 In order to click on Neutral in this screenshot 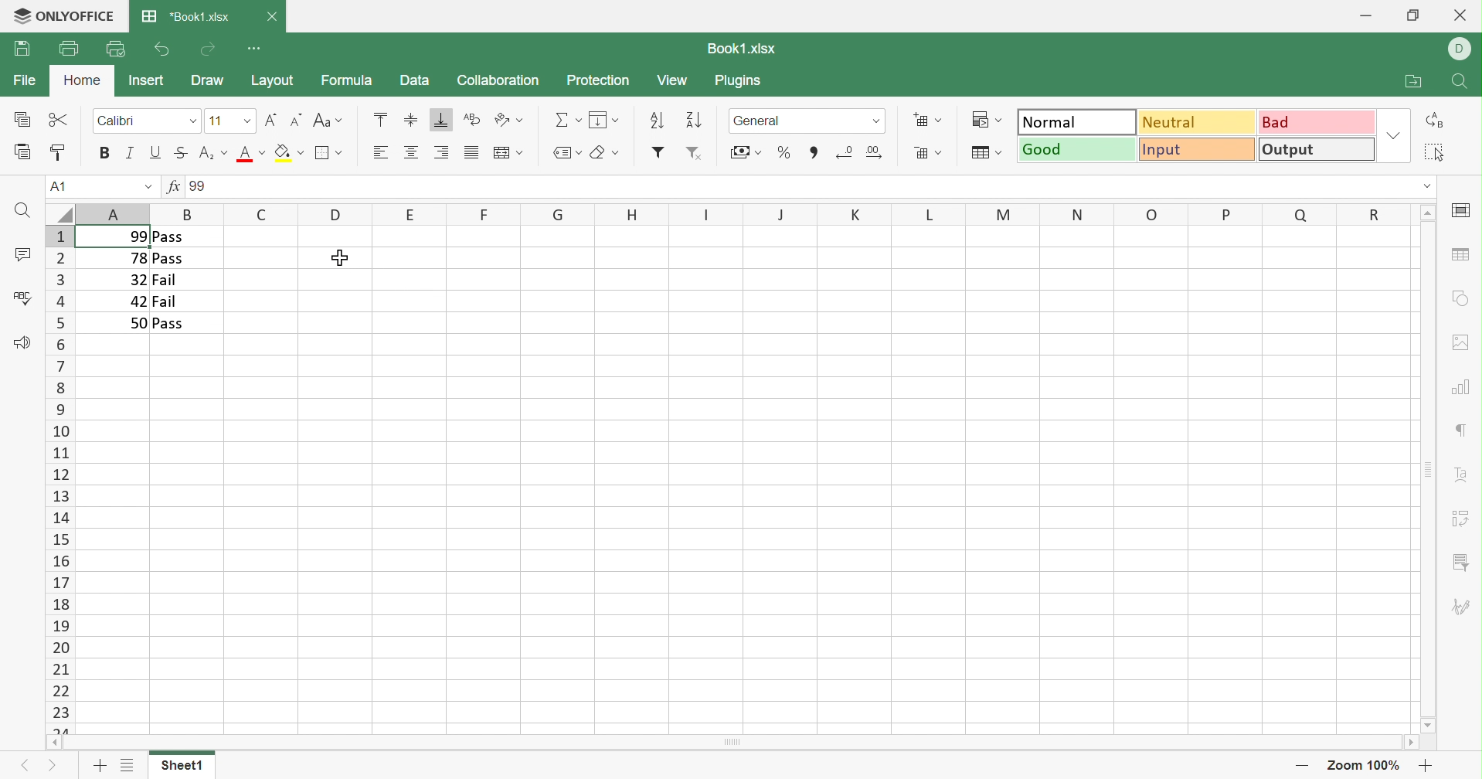, I will do `click(1198, 121)`.